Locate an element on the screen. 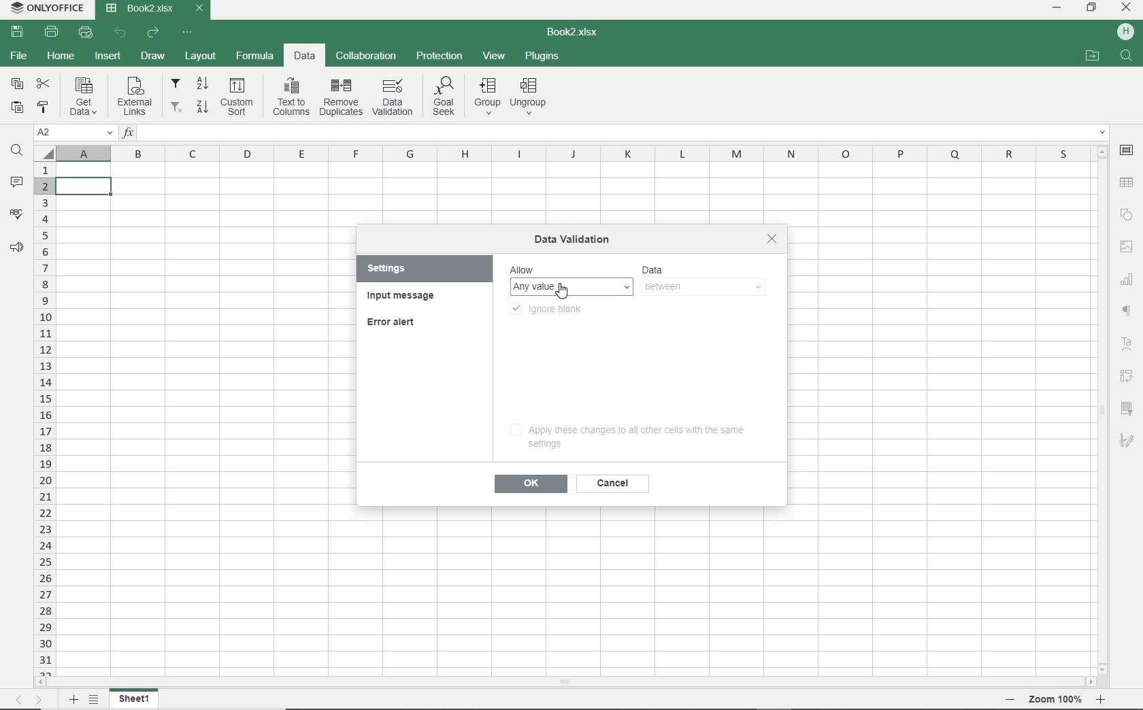 This screenshot has height=710, width=1143. SIGNATURE is located at coordinates (1126, 440).